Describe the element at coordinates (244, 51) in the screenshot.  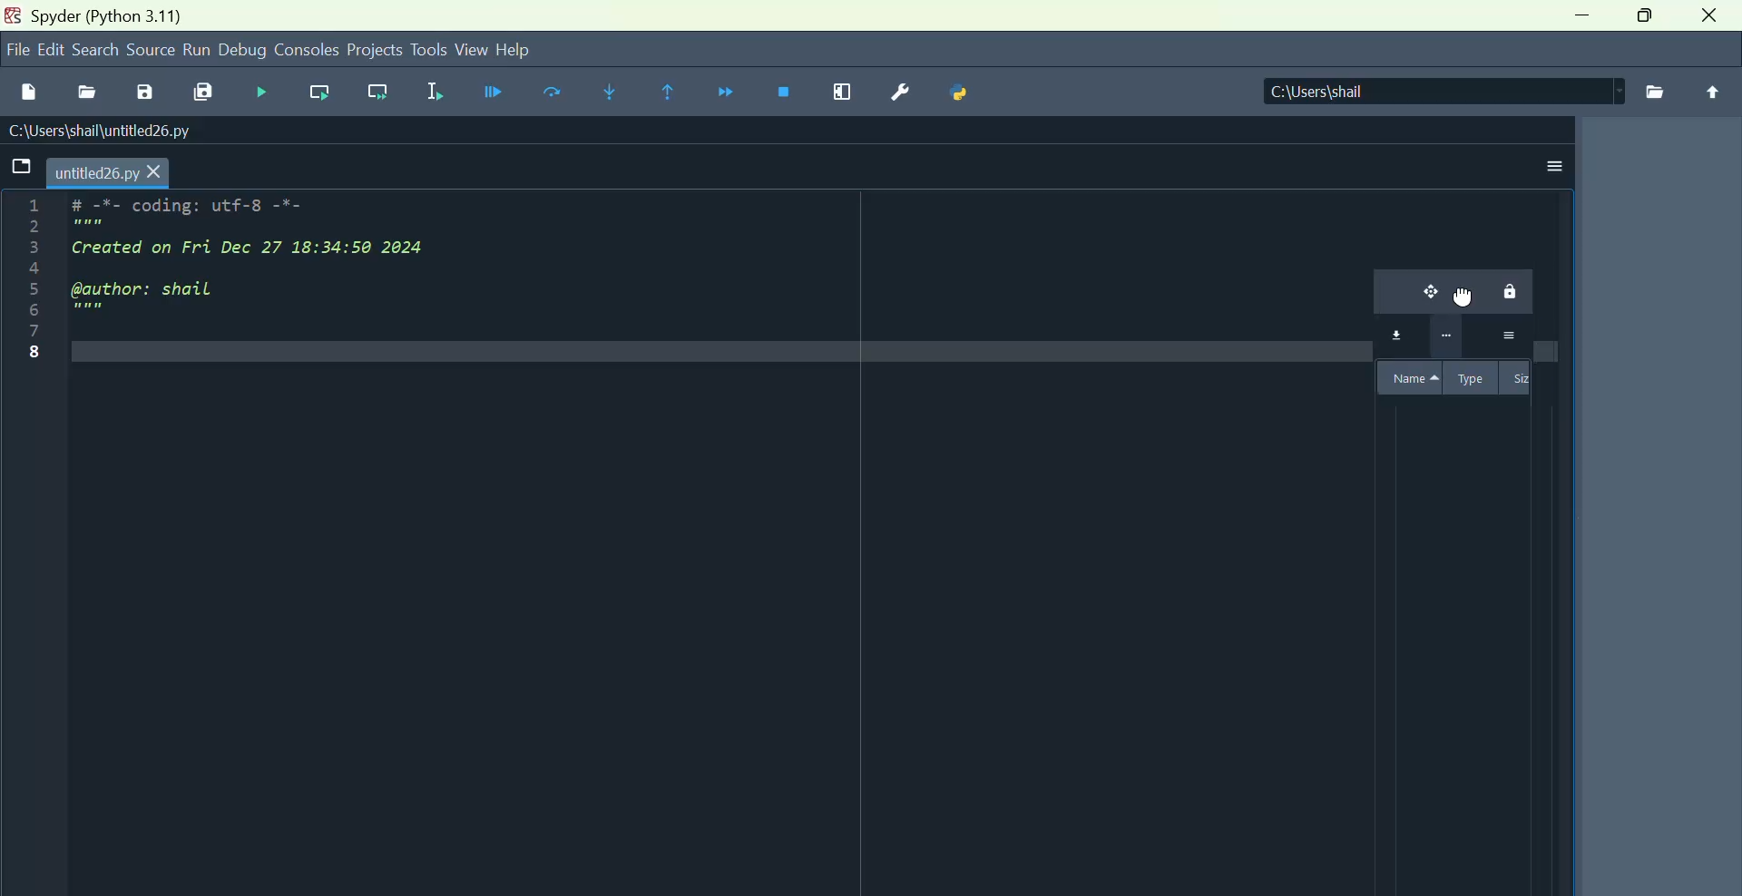
I see `Debug` at that location.